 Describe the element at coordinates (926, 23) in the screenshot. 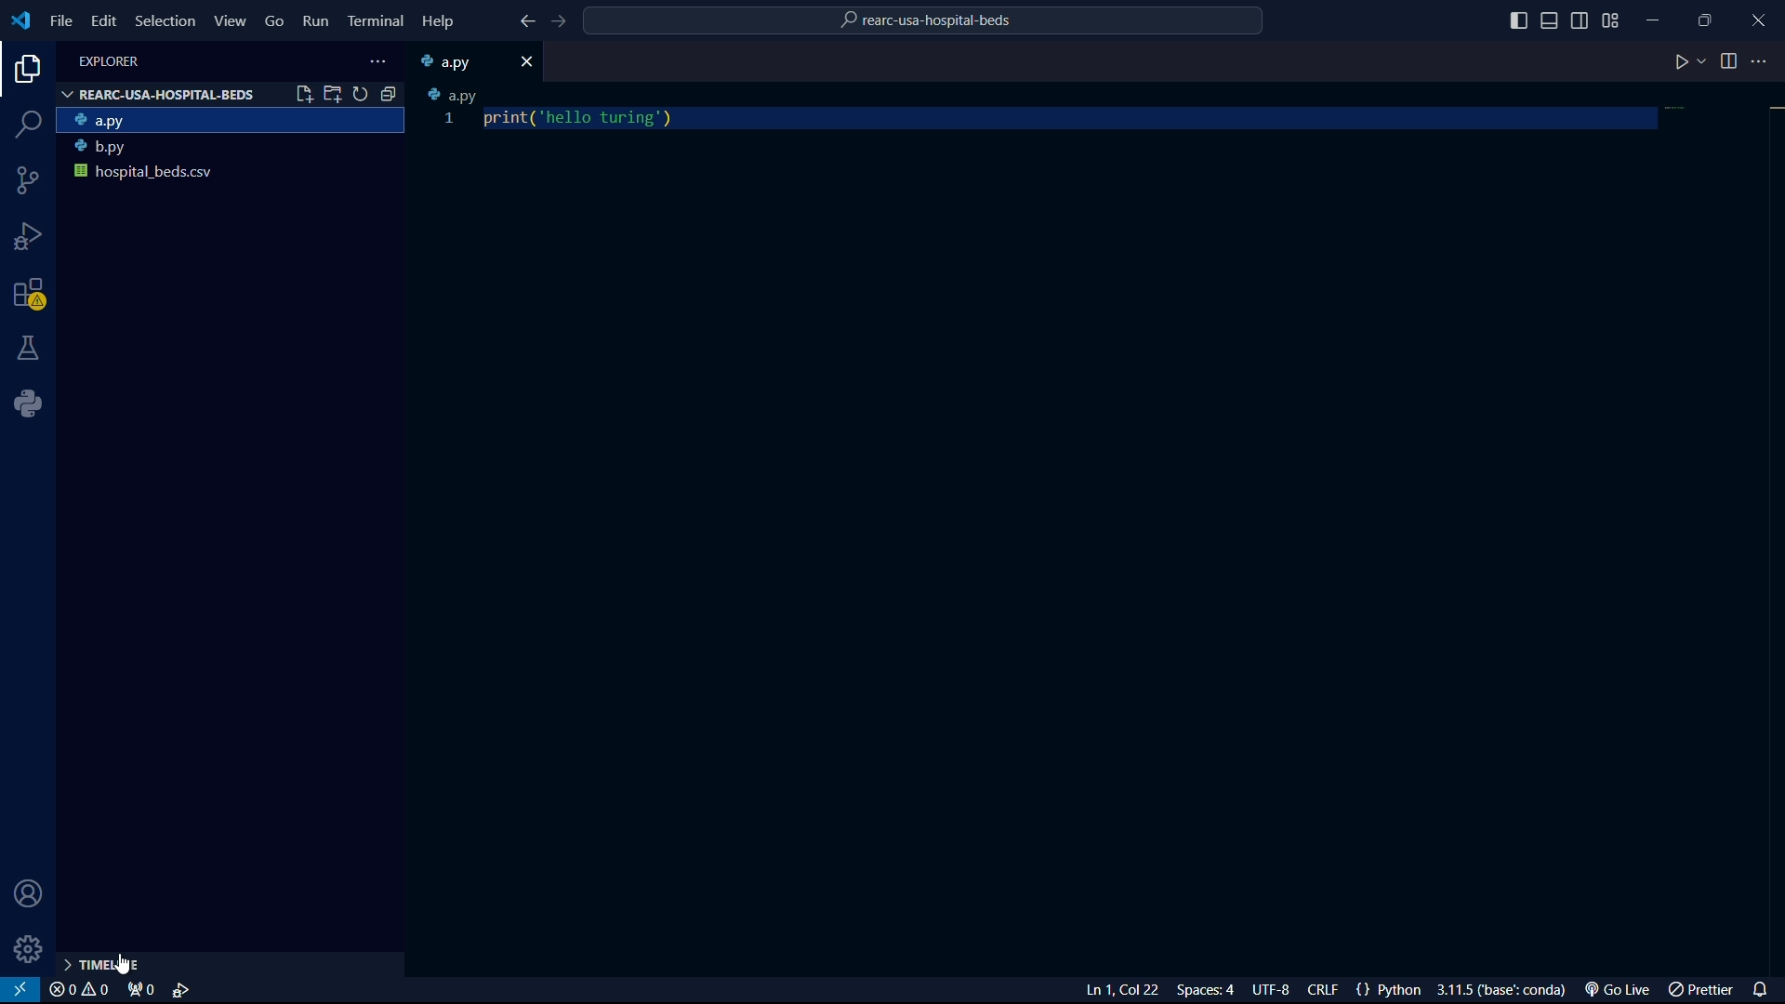

I see `folder name` at that location.